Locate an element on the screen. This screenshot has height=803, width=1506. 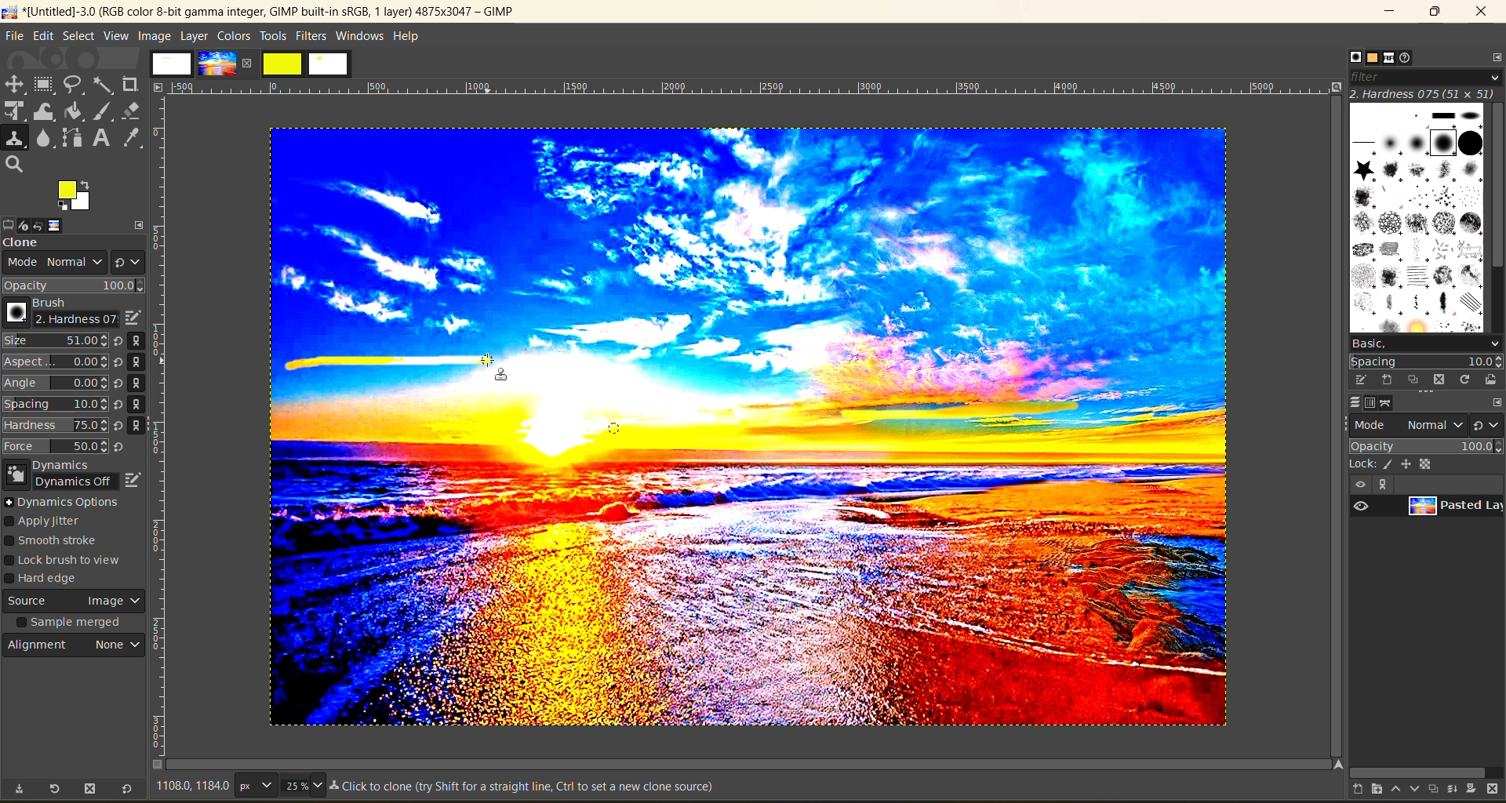
smooth stroke is located at coordinates (56, 542).